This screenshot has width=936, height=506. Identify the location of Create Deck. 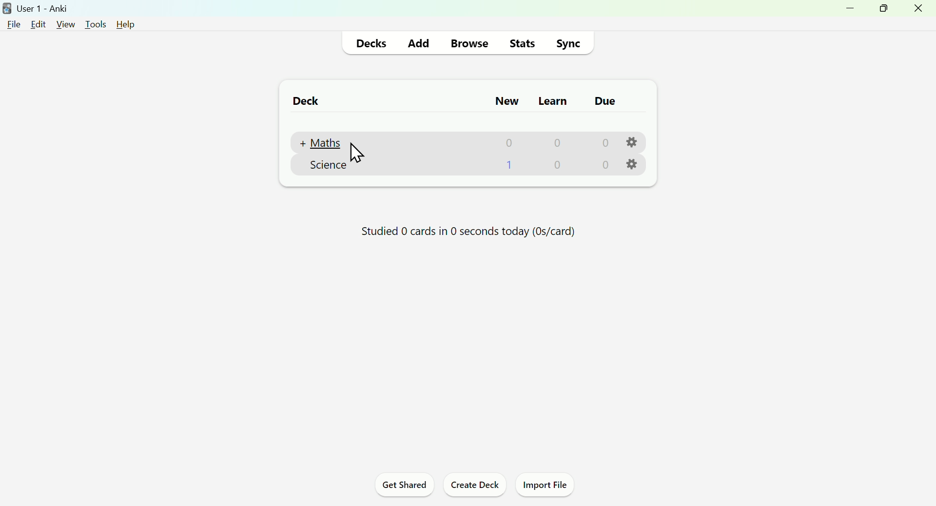
(472, 486).